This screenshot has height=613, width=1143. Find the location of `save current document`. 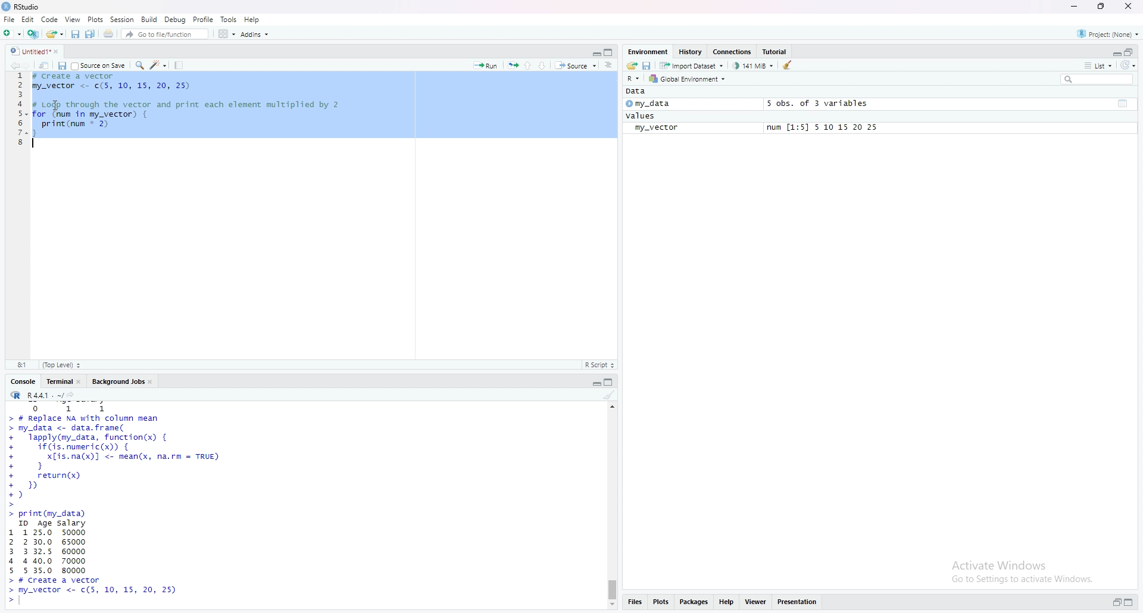

save current document is located at coordinates (62, 65).